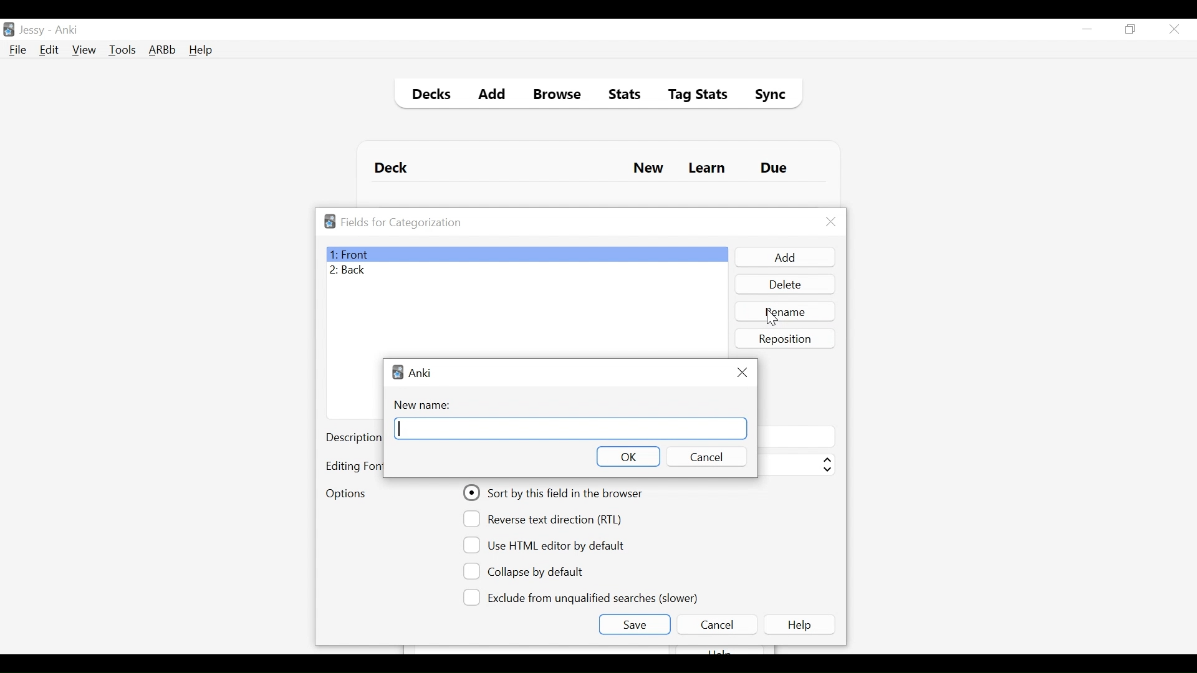 This screenshot has height=673, width=1197. I want to click on Learn, so click(706, 169).